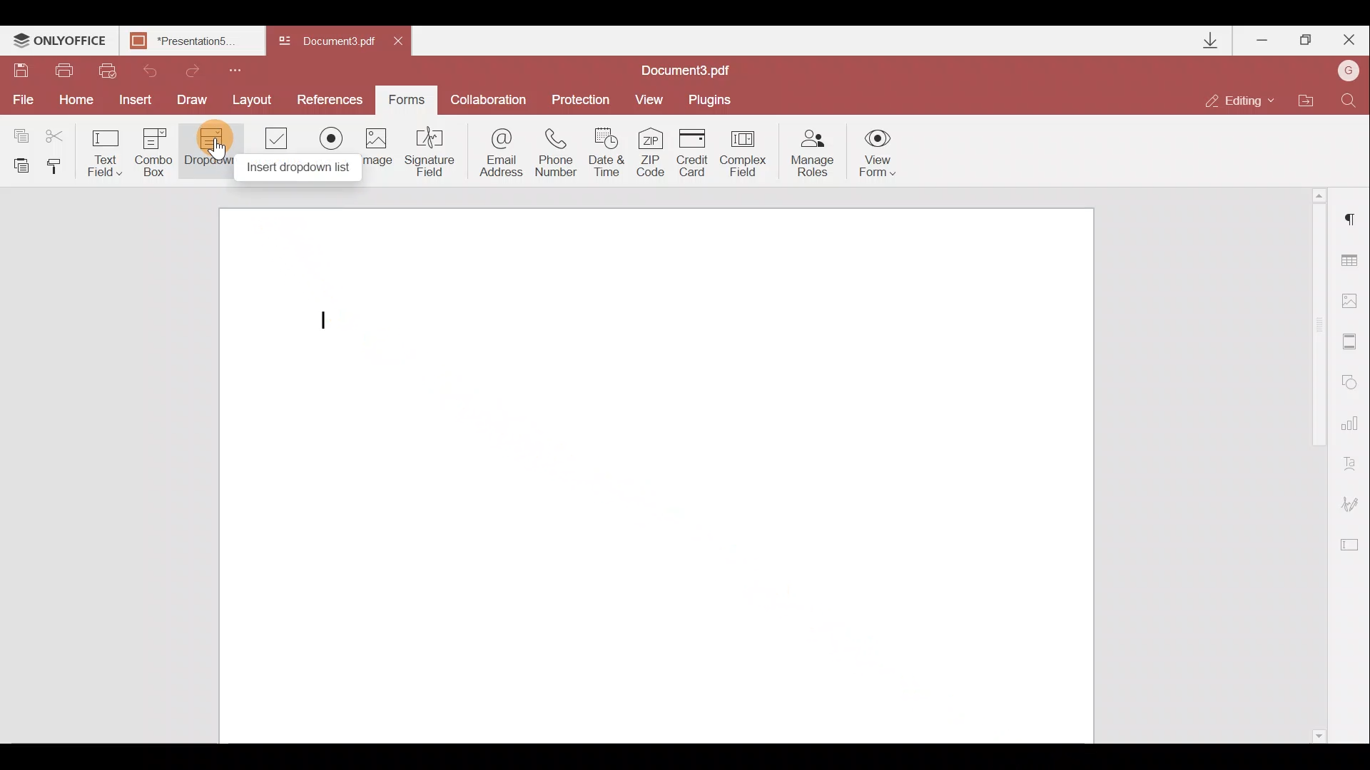 This screenshot has height=770, width=1370. I want to click on Print file, so click(66, 71).